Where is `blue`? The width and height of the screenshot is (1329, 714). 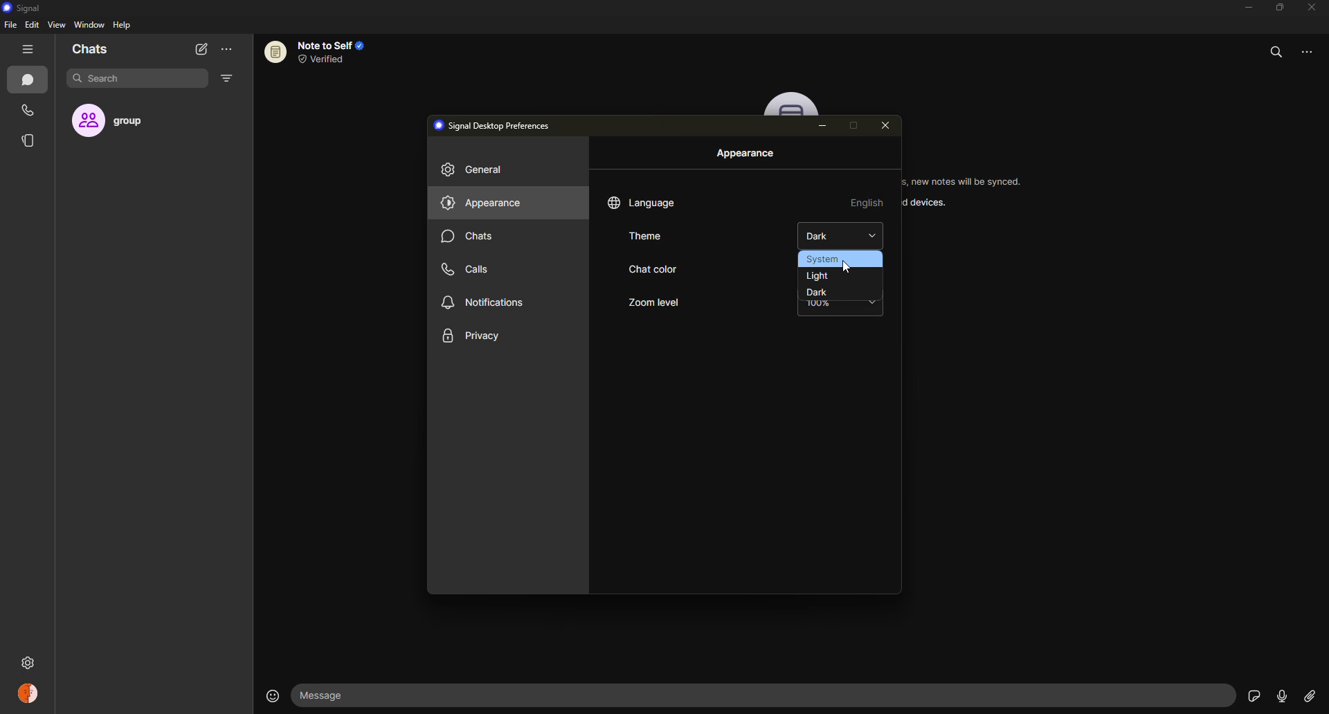 blue is located at coordinates (869, 267).